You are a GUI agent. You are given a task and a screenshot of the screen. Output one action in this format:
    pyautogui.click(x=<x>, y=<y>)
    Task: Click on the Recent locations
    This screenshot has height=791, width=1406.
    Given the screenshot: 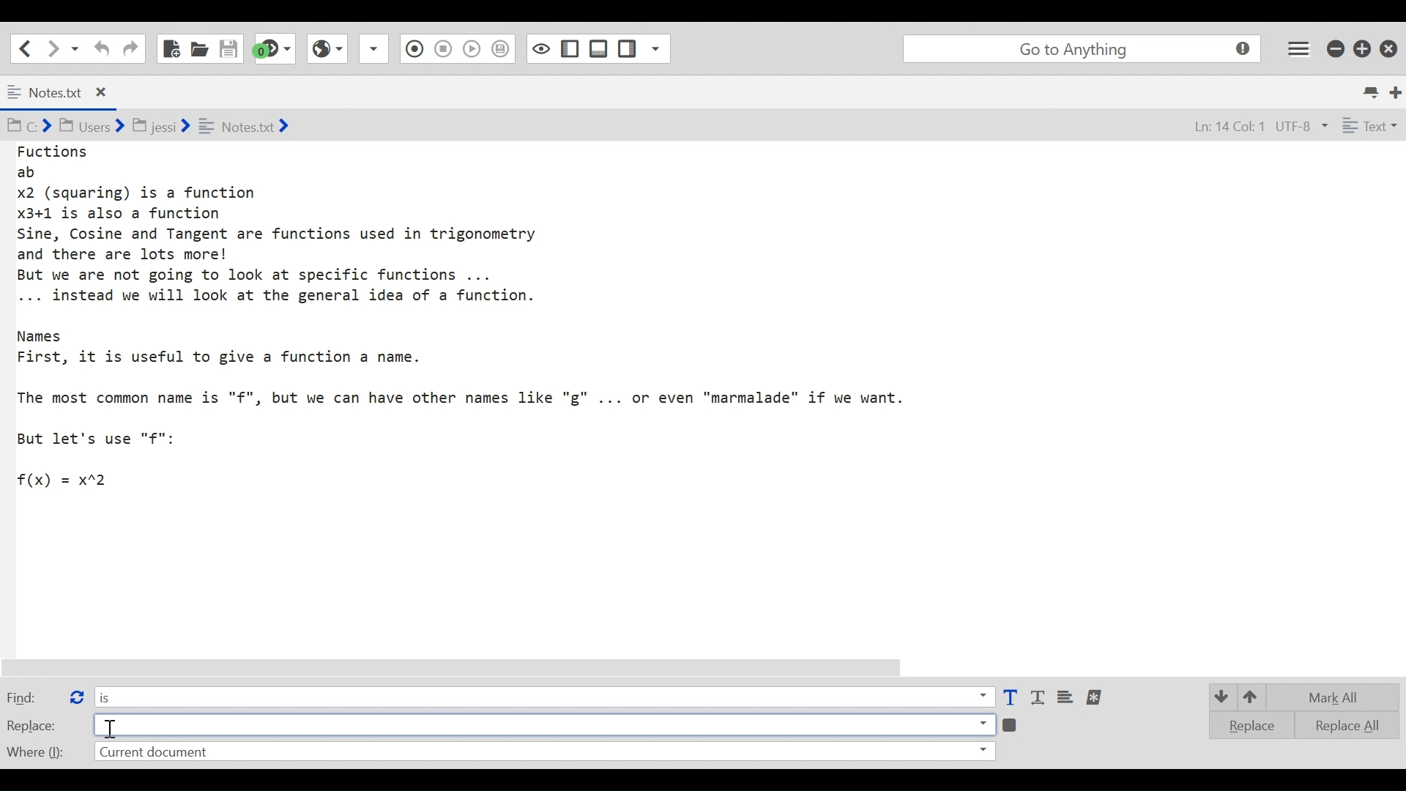 What is the action you would take?
    pyautogui.click(x=75, y=48)
    